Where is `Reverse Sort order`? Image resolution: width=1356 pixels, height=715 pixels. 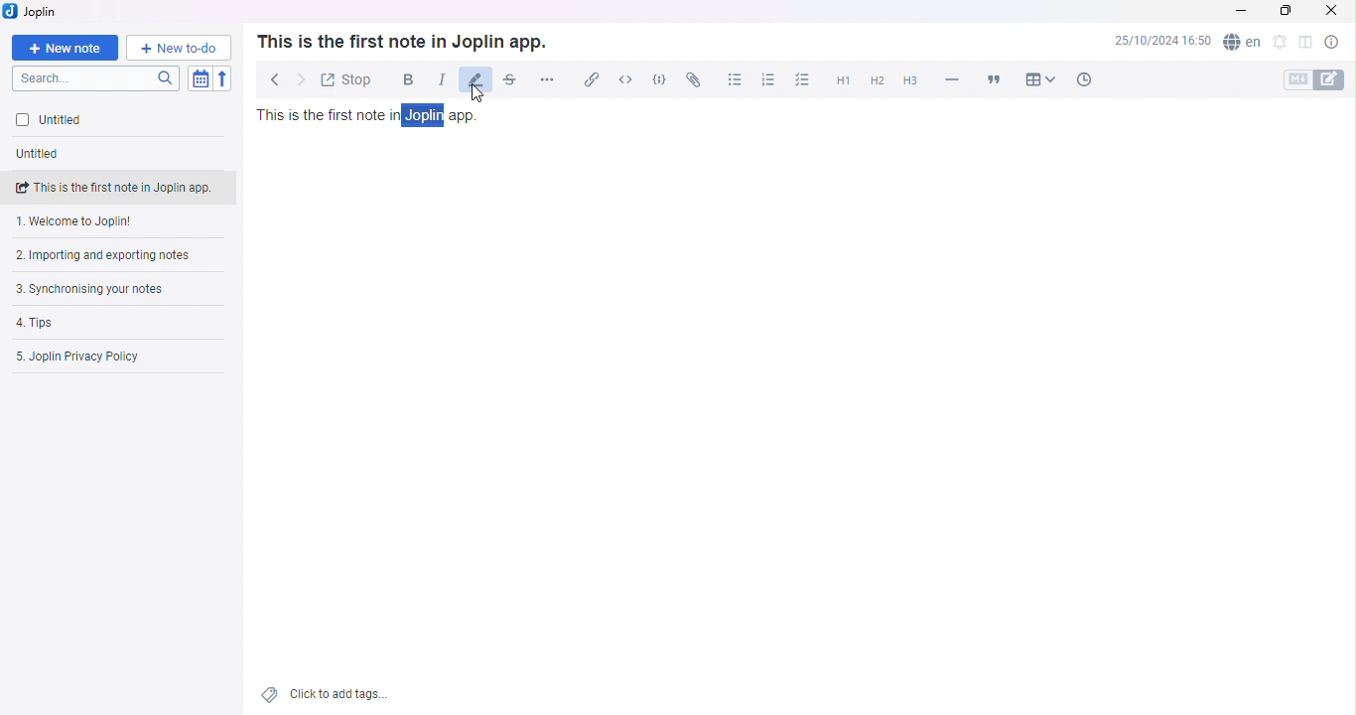 Reverse Sort order is located at coordinates (223, 79).